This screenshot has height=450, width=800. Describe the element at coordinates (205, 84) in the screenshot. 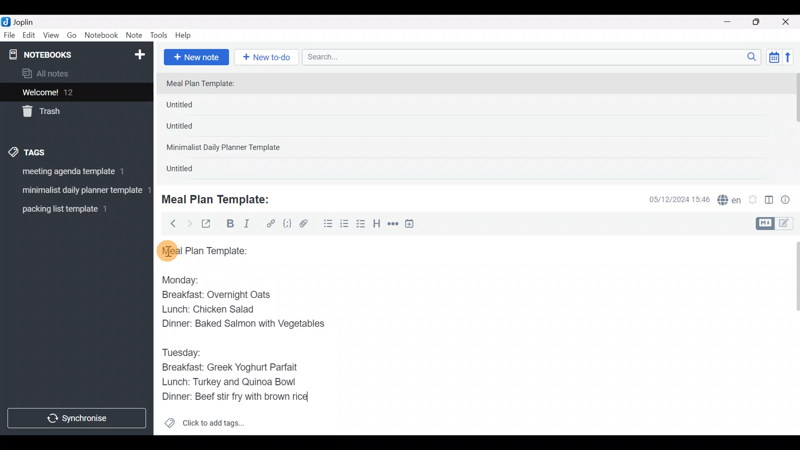

I see `Meal Plan Template:` at that location.